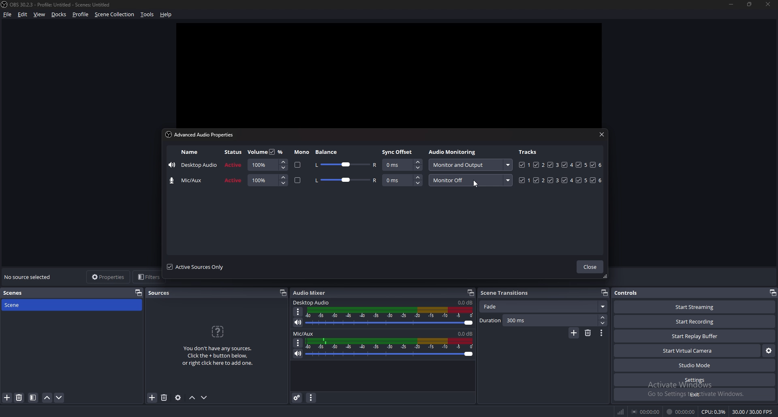 The image size is (778, 417). What do you see at coordinates (750, 4) in the screenshot?
I see `resize` at bounding box center [750, 4].